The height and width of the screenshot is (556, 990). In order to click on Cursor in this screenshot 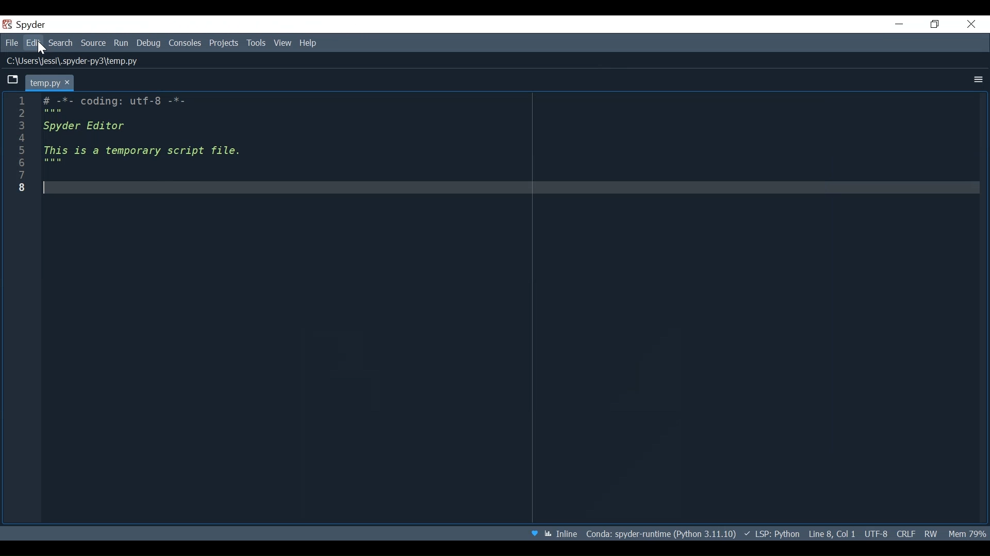, I will do `click(43, 48)`.